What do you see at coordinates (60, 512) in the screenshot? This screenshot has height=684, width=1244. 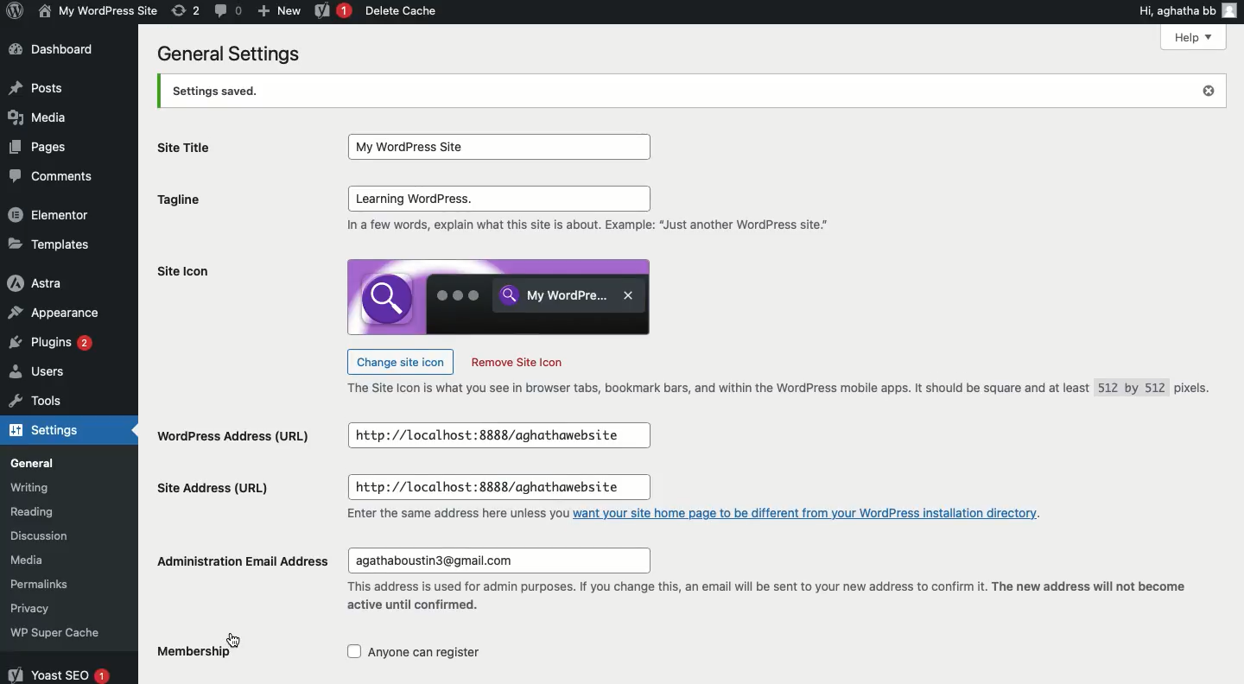 I see `Reading` at bounding box center [60, 512].